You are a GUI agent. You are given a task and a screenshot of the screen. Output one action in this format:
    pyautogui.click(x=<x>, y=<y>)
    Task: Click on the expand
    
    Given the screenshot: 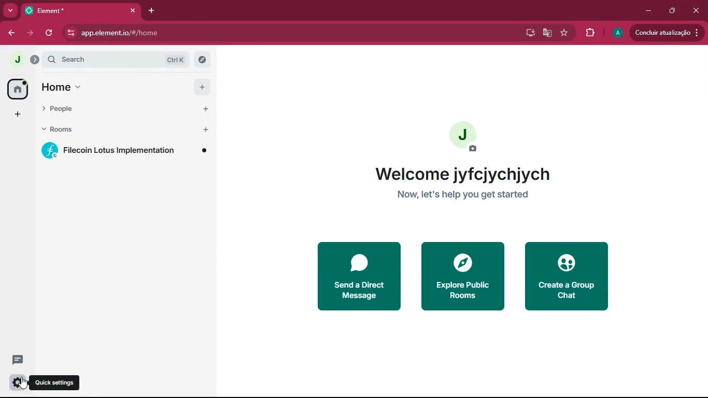 What is the action you would take?
    pyautogui.click(x=34, y=59)
    